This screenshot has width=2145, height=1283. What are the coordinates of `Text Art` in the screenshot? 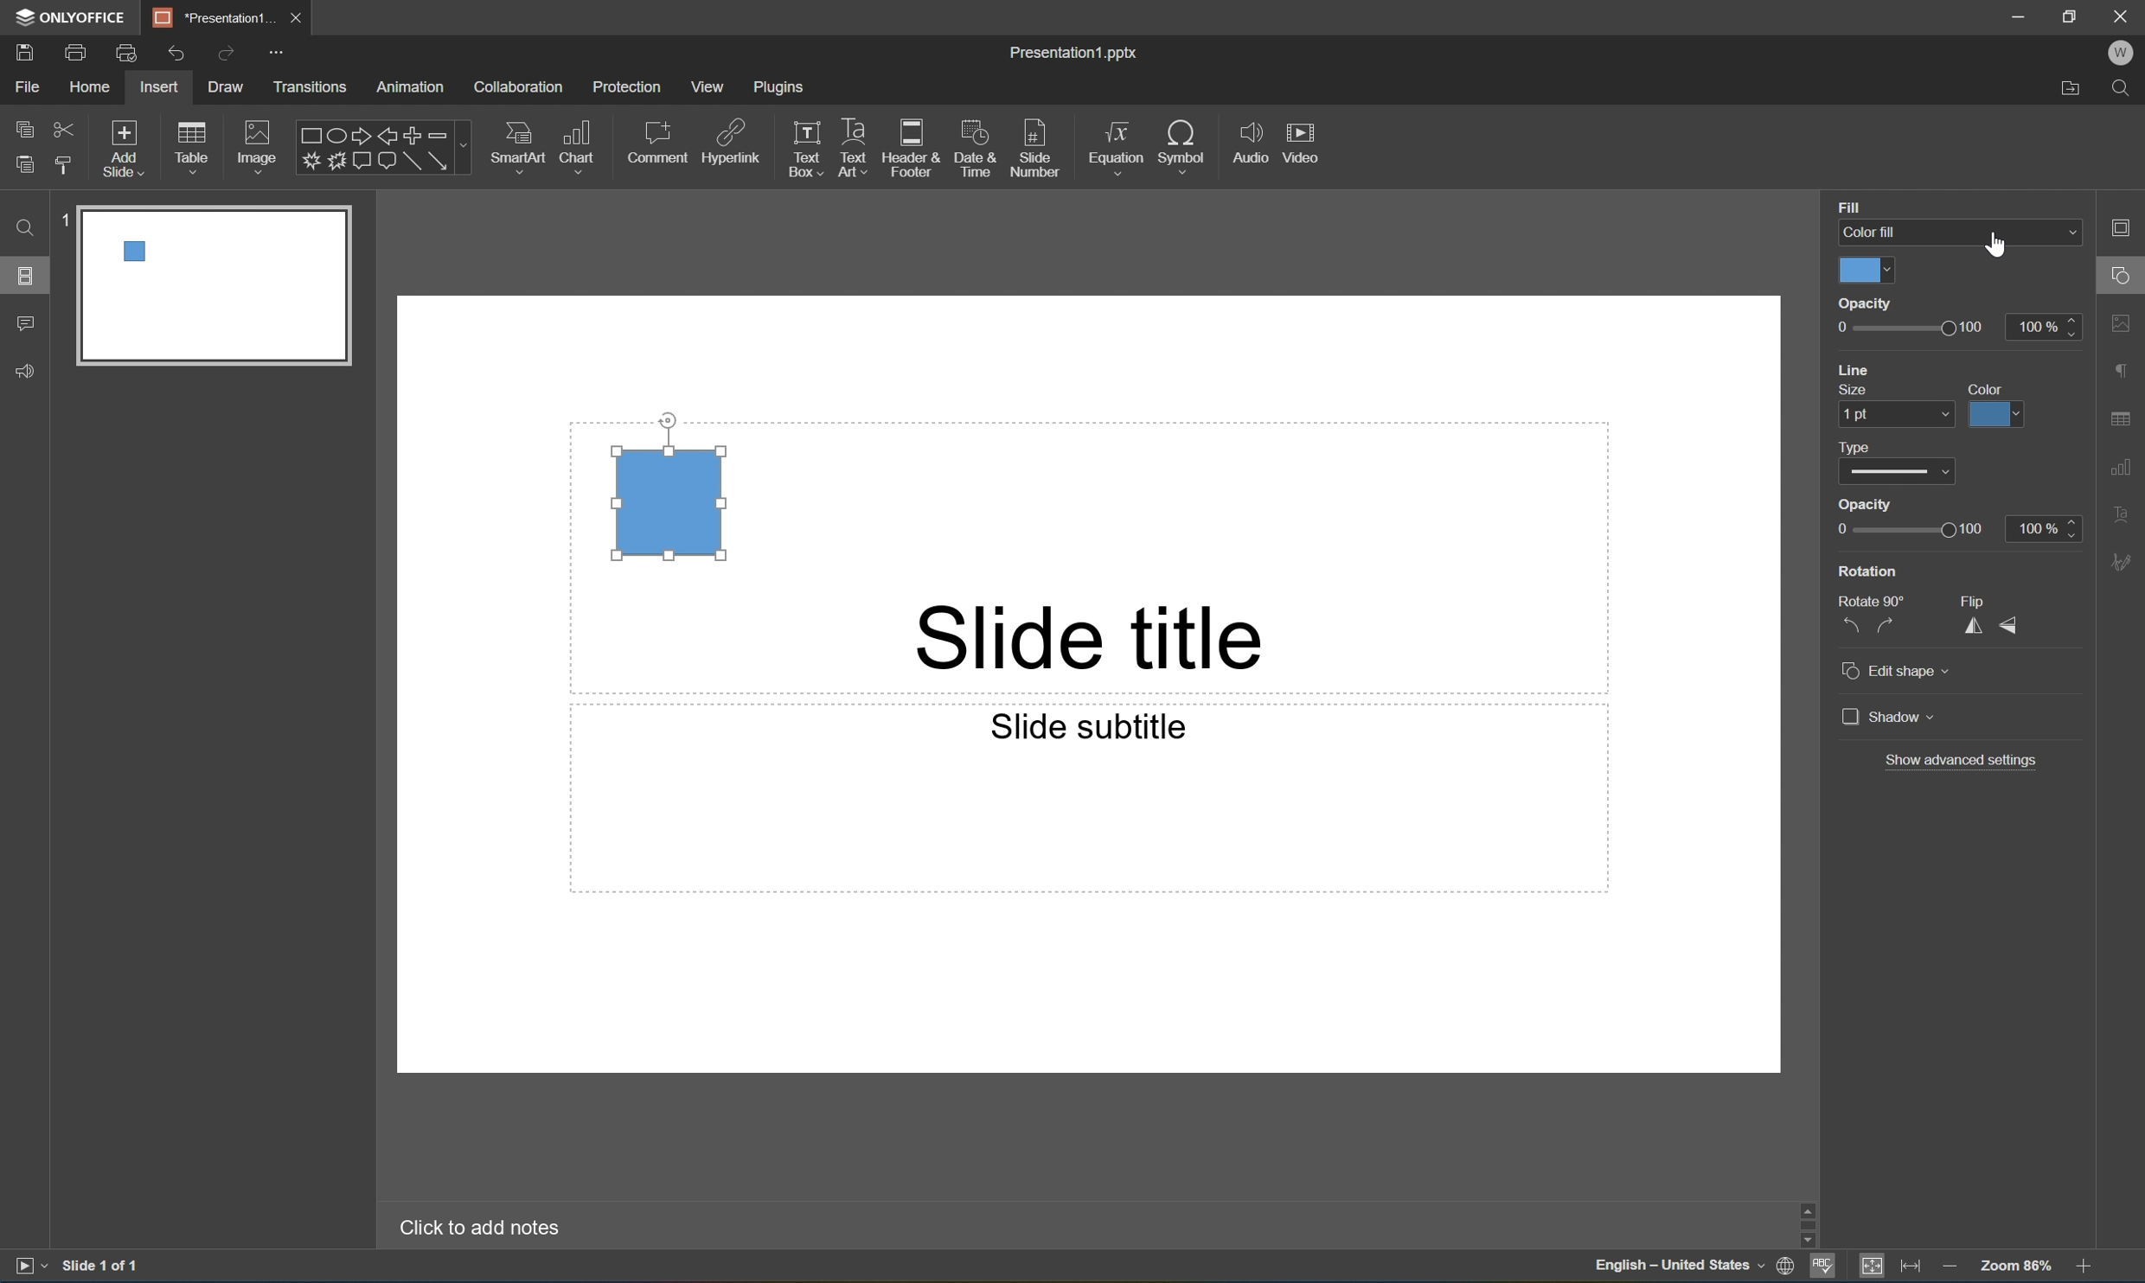 It's located at (855, 150).